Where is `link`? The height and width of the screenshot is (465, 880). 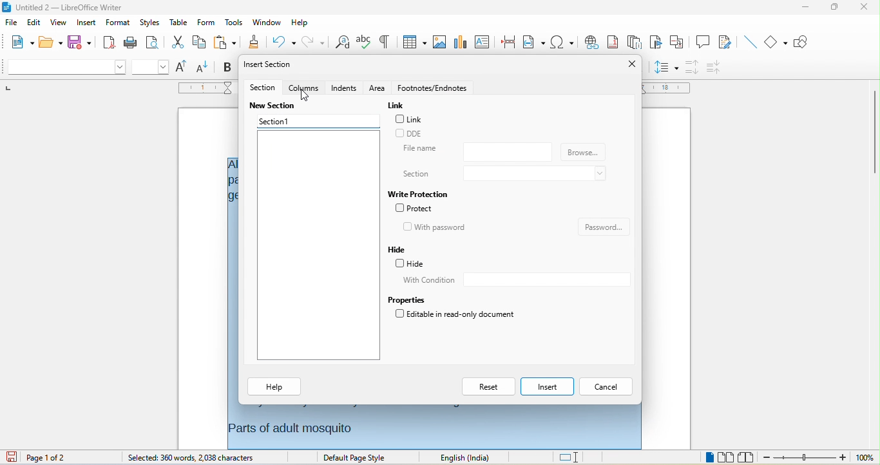 link is located at coordinates (395, 106).